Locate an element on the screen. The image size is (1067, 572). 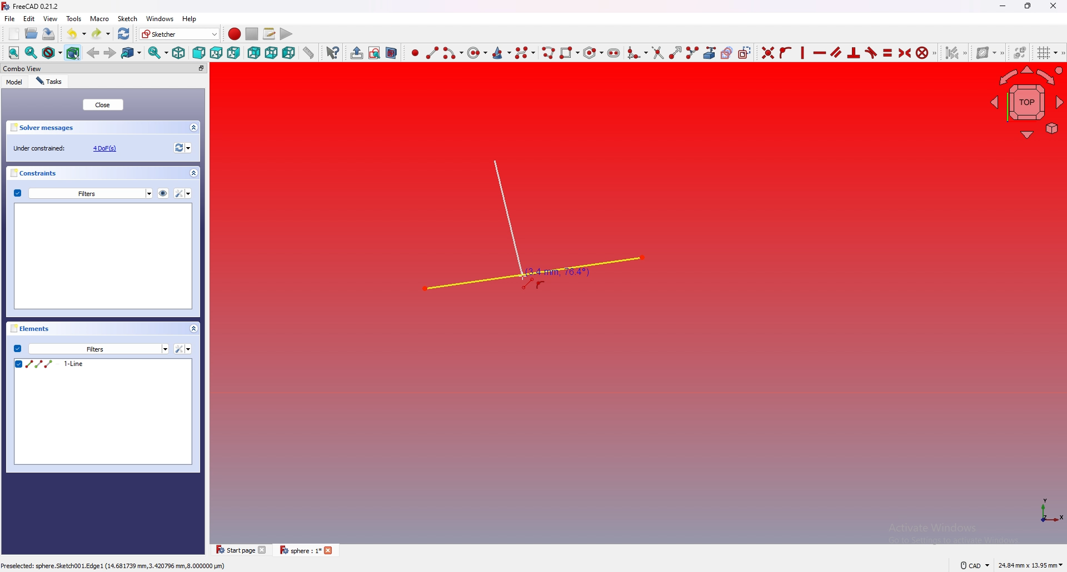
Constrain coincident is located at coordinates (766, 52).